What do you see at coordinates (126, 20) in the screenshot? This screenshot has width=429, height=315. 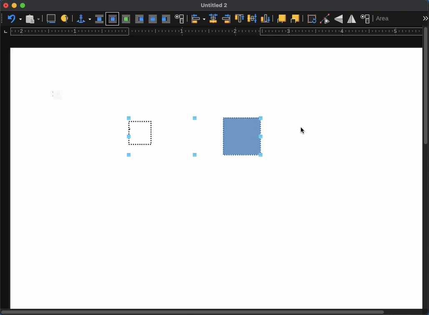 I see `optimal` at bounding box center [126, 20].